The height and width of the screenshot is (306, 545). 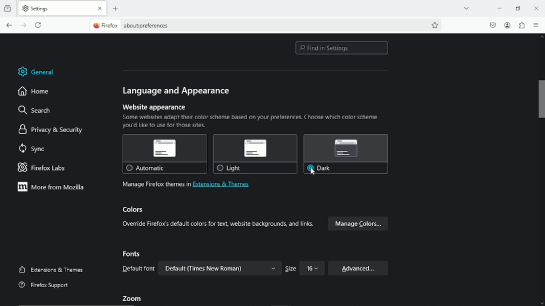 I want to click on open applications menu, so click(x=536, y=25).